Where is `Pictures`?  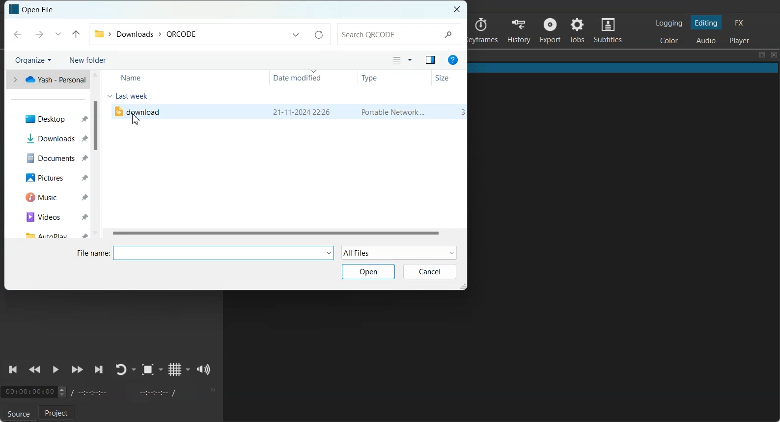
Pictures is located at coordinates (52, 178).